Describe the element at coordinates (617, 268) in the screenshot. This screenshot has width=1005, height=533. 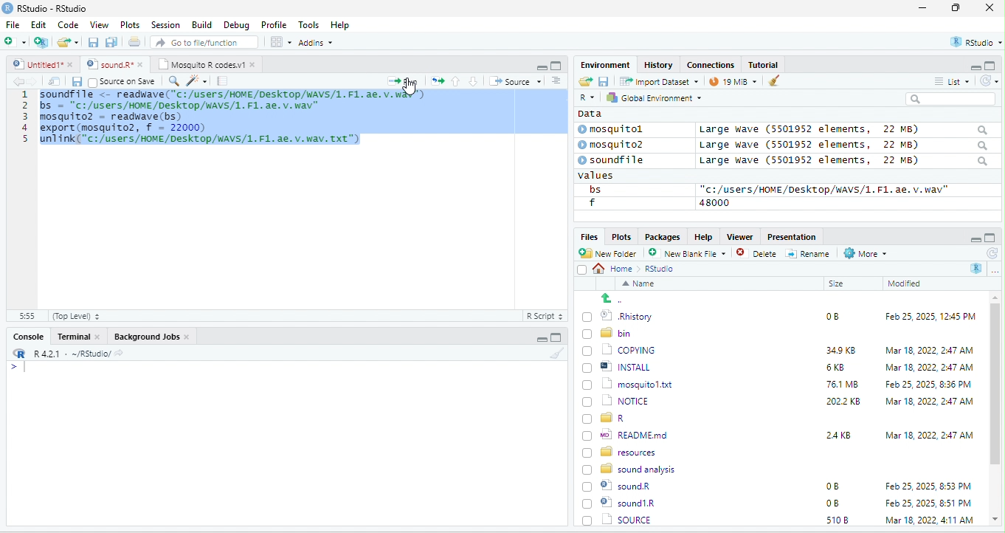
I see ` Home` at that location.